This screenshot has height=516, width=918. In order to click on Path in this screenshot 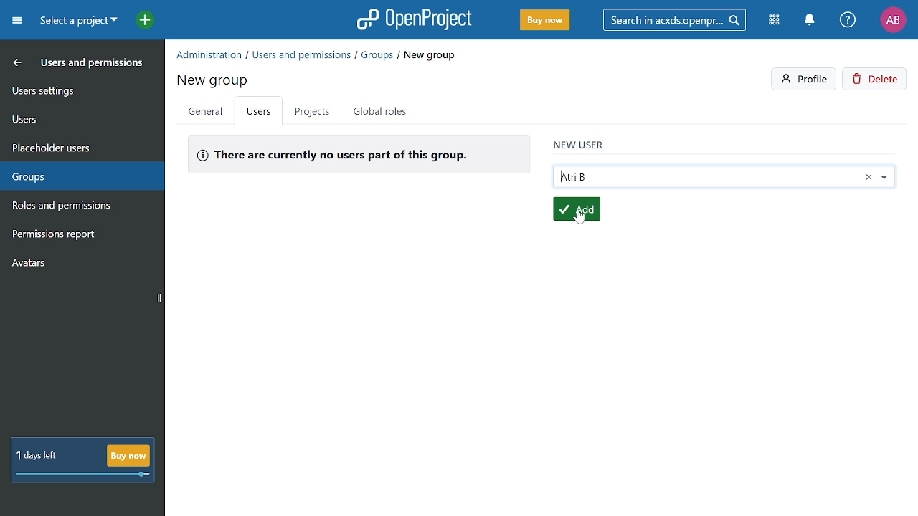, I will do `click(317, 54)`.